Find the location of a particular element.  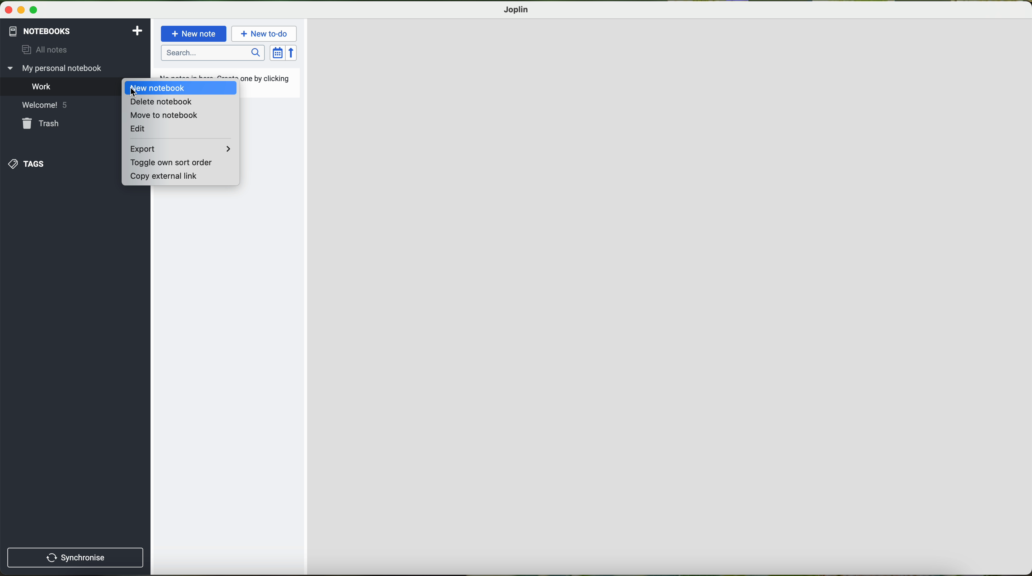

maximize is located at coordinates (34, 10).